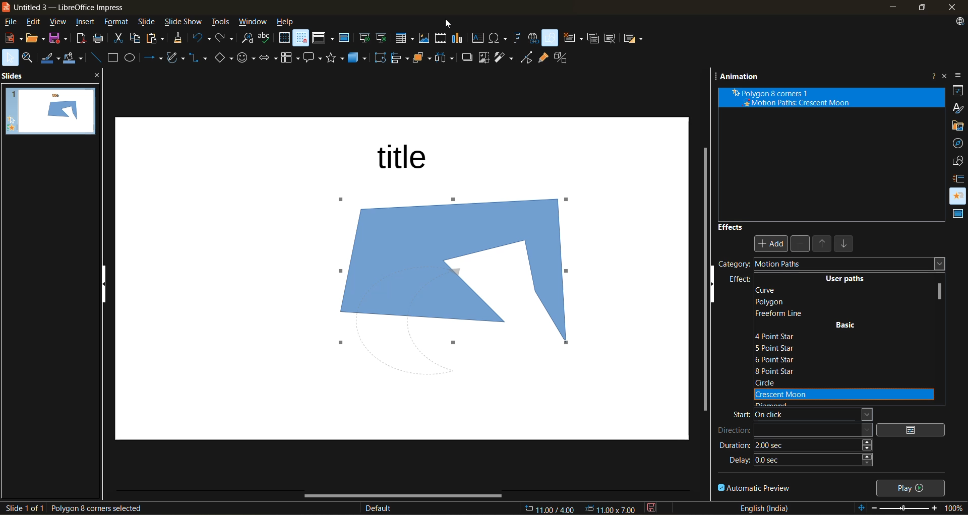 Image resolution: width=968 pixels, height=515 pixels. What do you see at coordinates (12, 38) in the screenshot?
I see `new` at bounding box center [12, 38].